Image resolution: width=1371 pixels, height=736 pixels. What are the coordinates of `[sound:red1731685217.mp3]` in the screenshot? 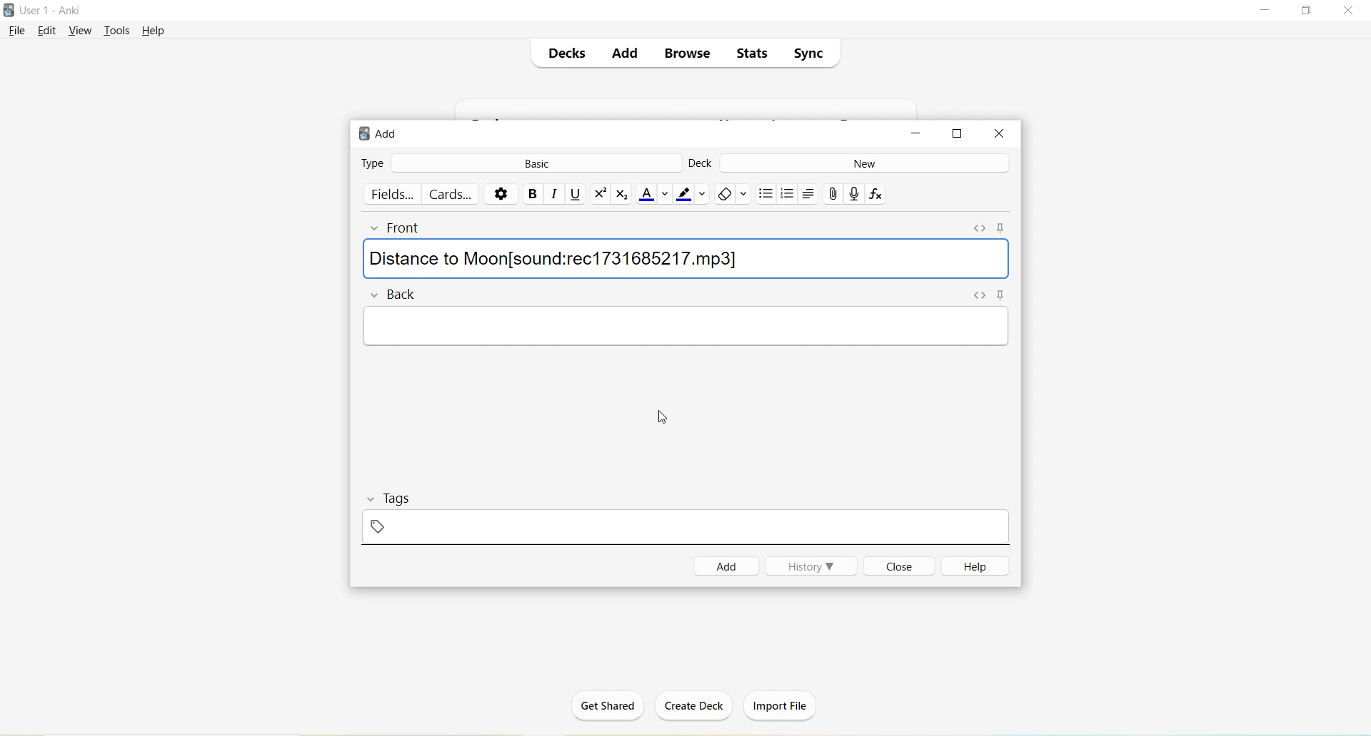 It's located at (625, 260).